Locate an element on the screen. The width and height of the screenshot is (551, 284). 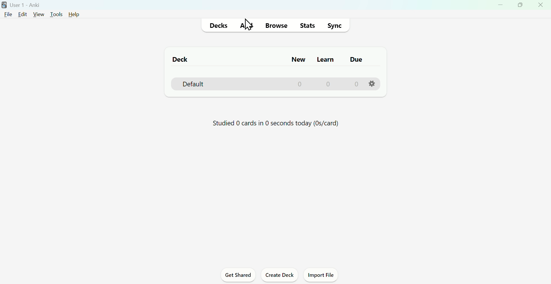
New is located at coordinates (296, 60).